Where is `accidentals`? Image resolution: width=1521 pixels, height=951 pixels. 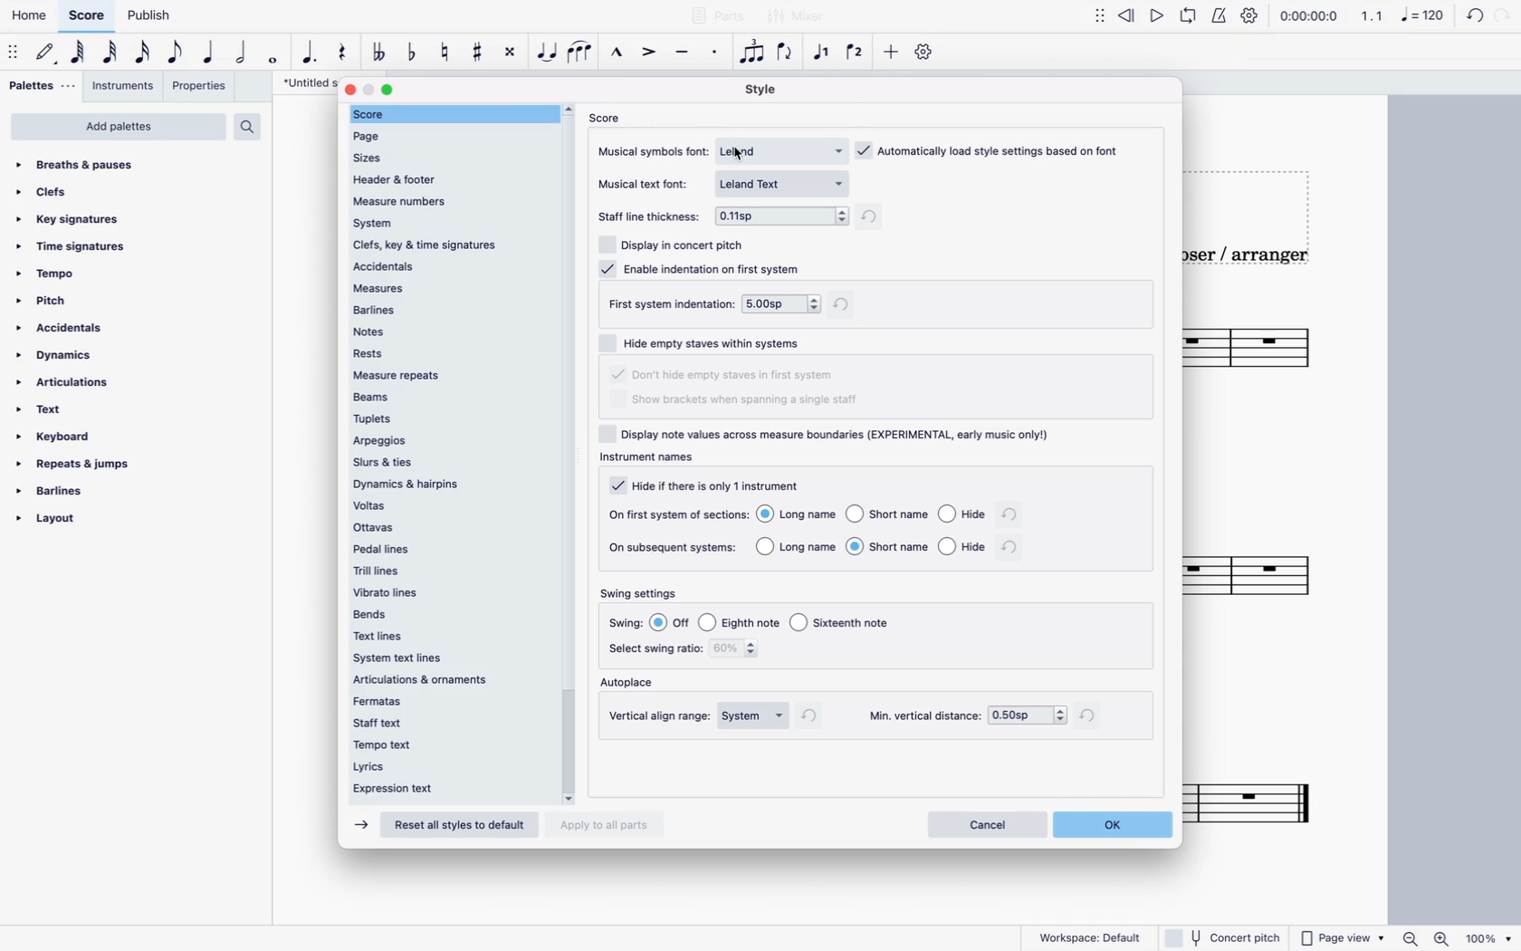 accidentals is located at coordinates (72, 330).